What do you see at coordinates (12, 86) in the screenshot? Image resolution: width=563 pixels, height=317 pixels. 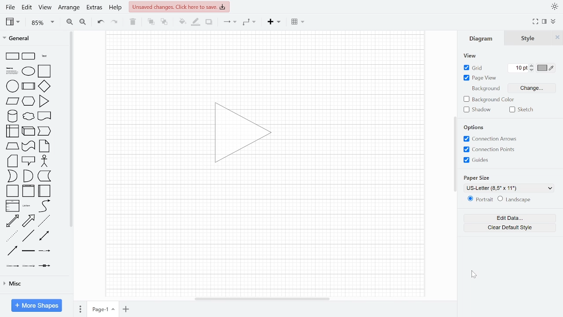 I see `Circle` at bounding box center [12, 86].